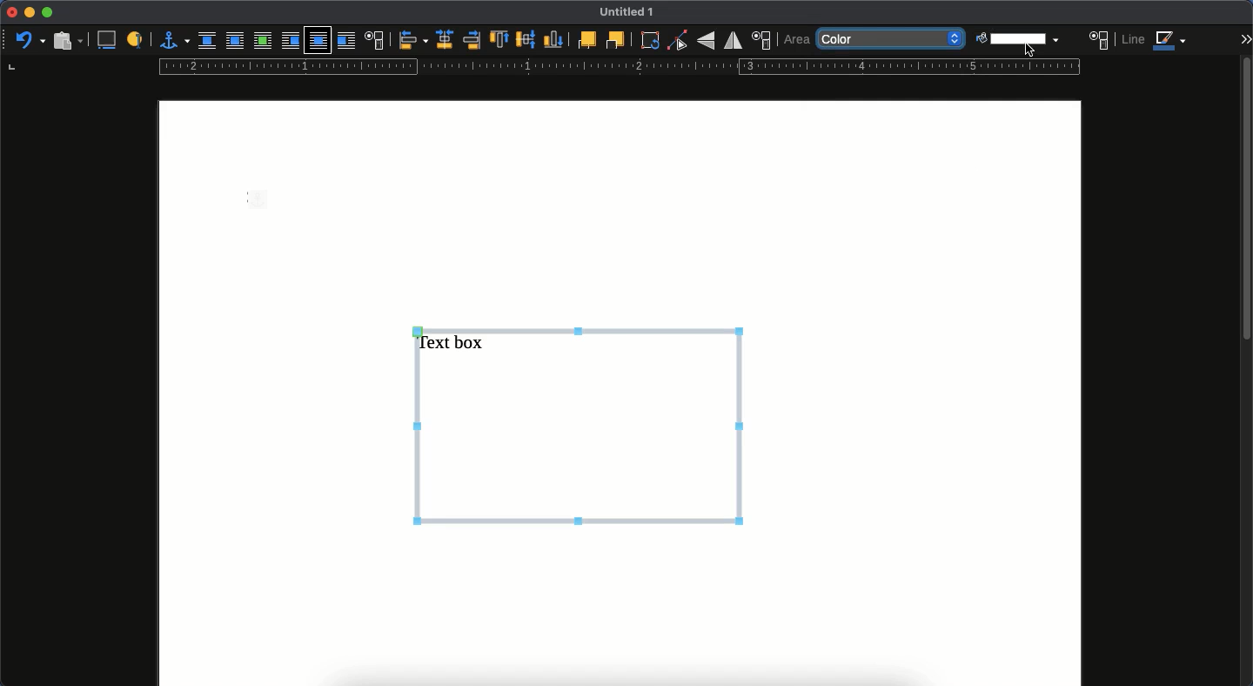 This screenshot has width=1253, height=686. Describe the element at coordinates (234, 43) in the screenshot. I see `parallel` at that location.